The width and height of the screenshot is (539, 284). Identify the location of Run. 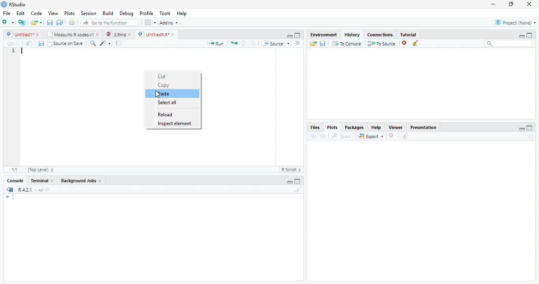
(214, 44).